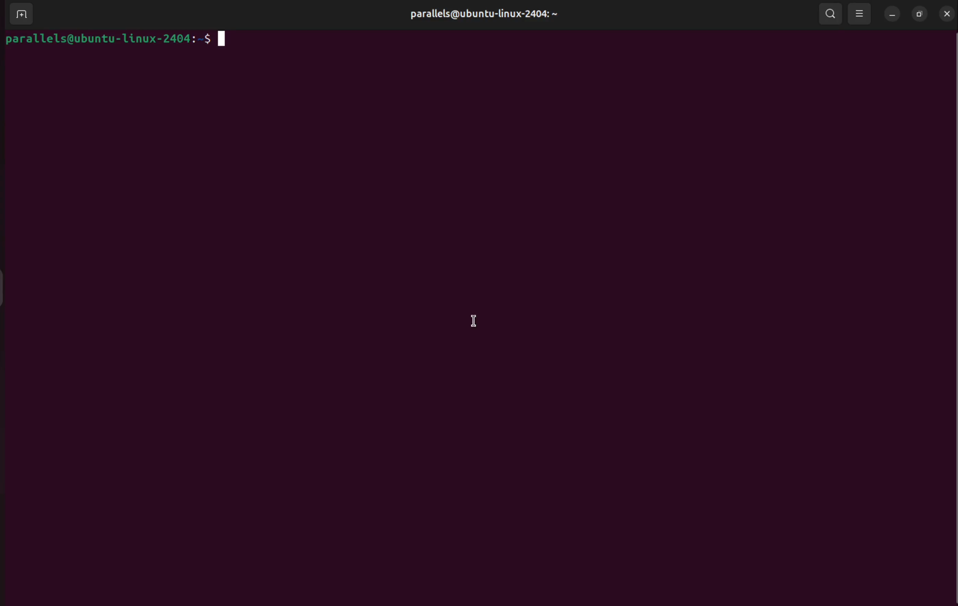 The width and height of the screenshot is (958, 606). Describe the element at coordinates (893, 14) in the screenshot. I see `minimize` at that location.